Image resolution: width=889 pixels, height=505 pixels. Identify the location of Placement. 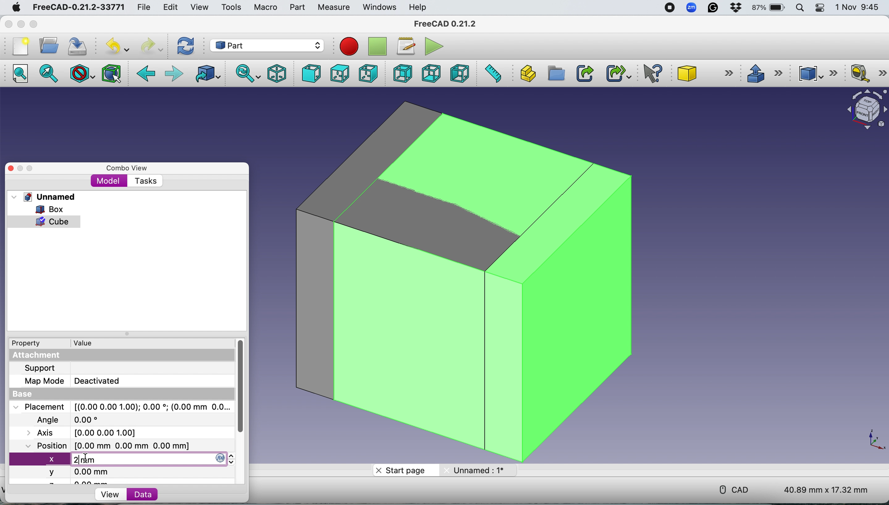
(124, 407).